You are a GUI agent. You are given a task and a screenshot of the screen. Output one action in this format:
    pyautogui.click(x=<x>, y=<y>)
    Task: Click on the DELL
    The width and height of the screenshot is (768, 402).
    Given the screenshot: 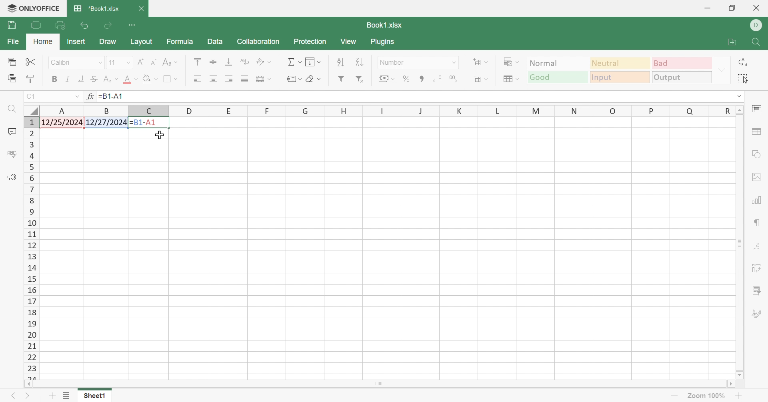 What is the action you would take?
    pyautogui.click(x=758, y=25)
    